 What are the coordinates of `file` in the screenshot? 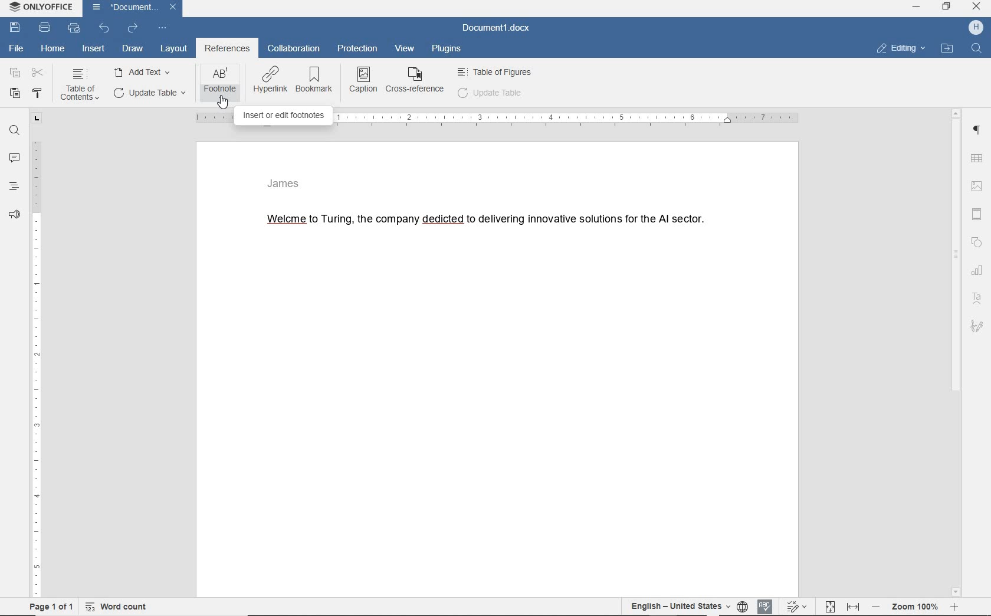 It's located at (19, 48).